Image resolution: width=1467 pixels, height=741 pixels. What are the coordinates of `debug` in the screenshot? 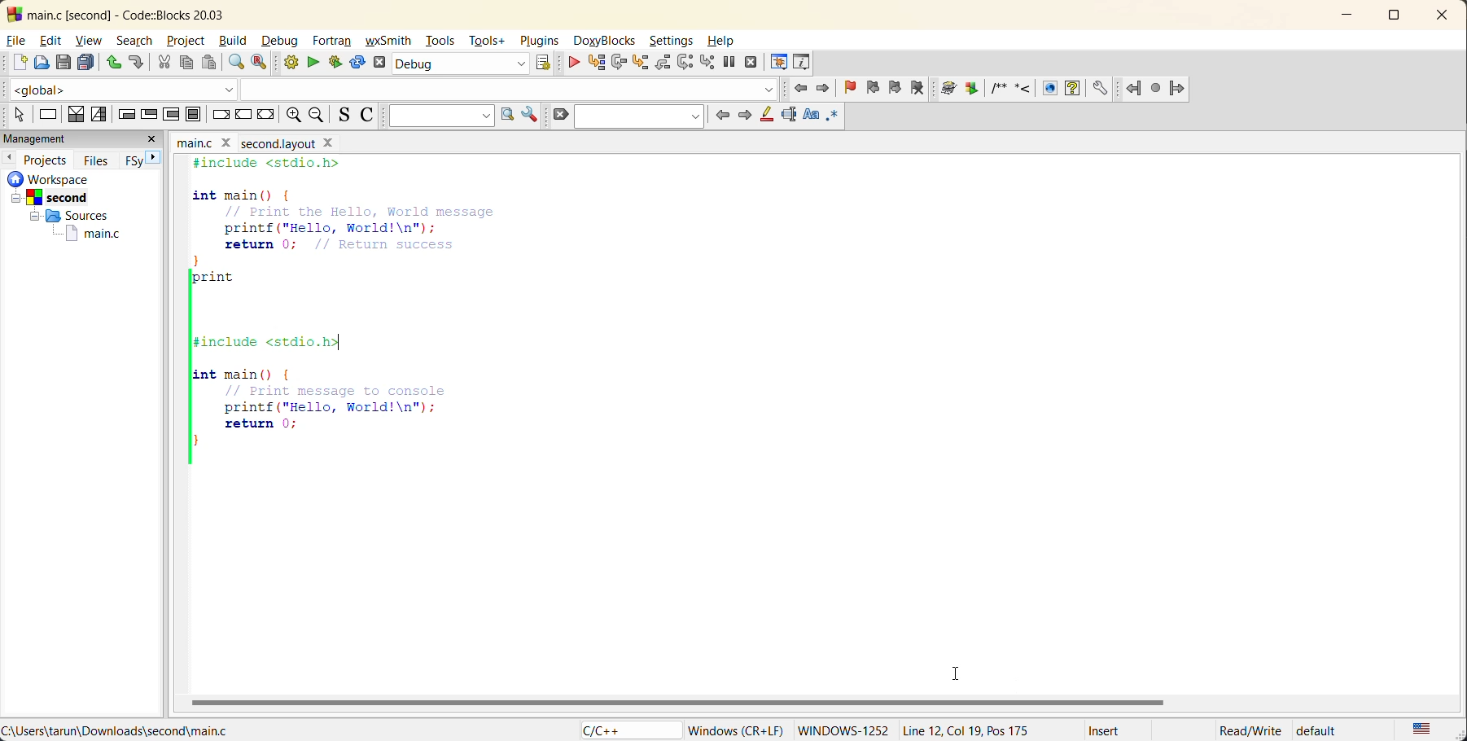 It's located at (281, 42).